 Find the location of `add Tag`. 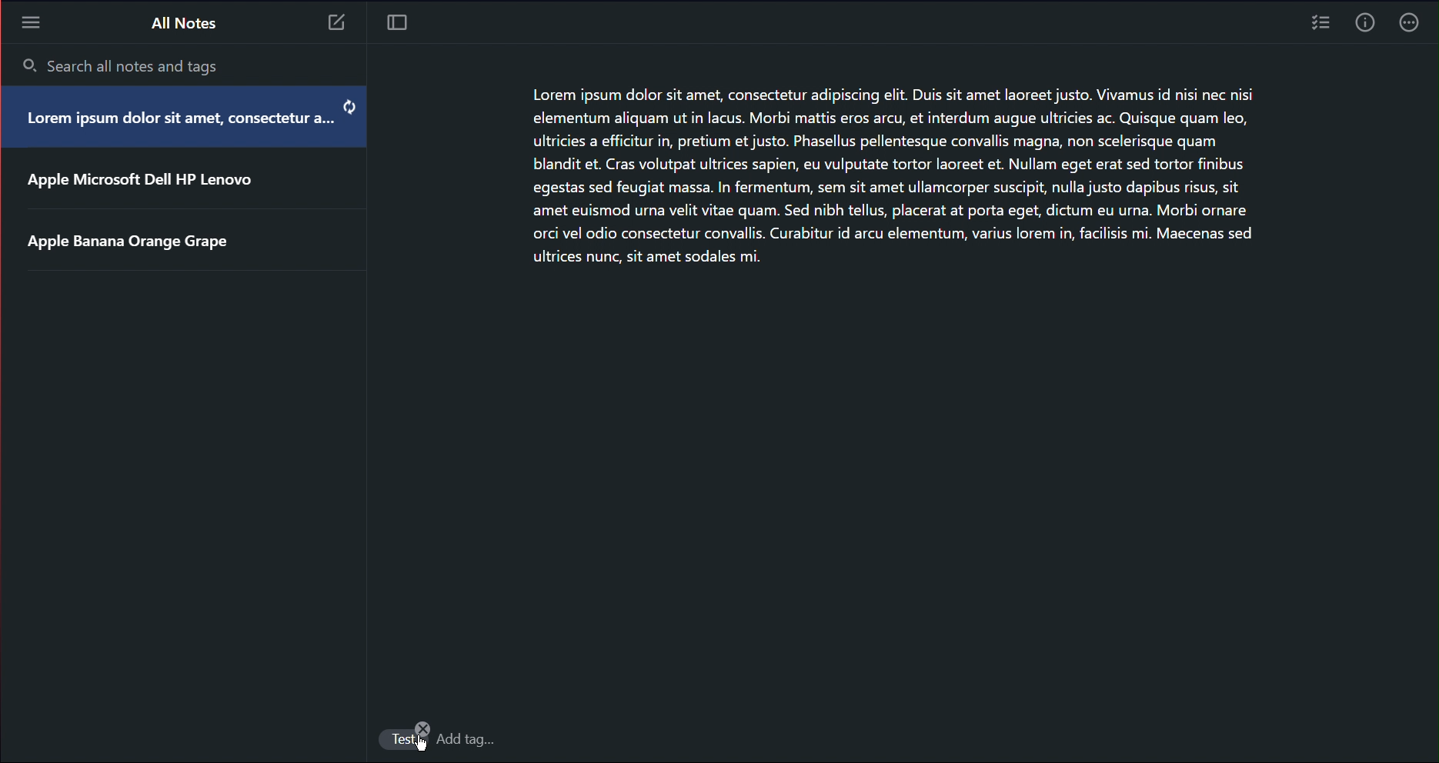

add Tag is located at coordinates (467, 738).